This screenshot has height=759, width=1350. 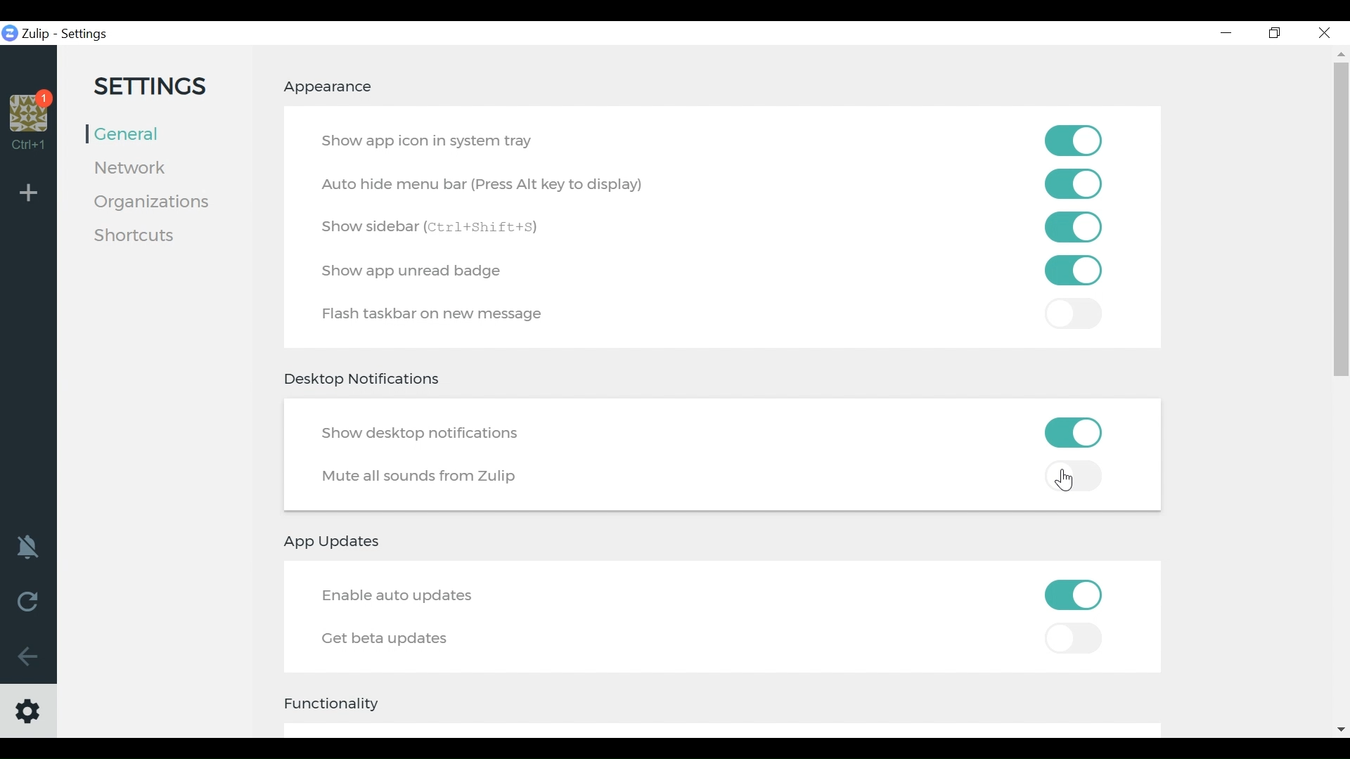 I want to click on Settings, so click(x=86, y=34).